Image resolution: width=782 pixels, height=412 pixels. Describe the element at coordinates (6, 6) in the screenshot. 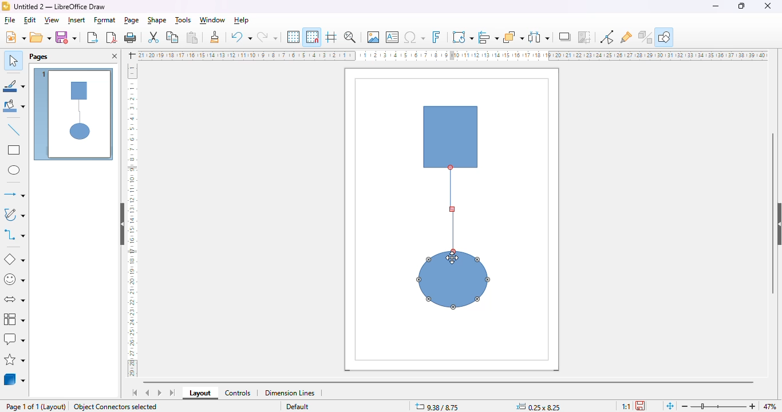

I see `logo` at that location.